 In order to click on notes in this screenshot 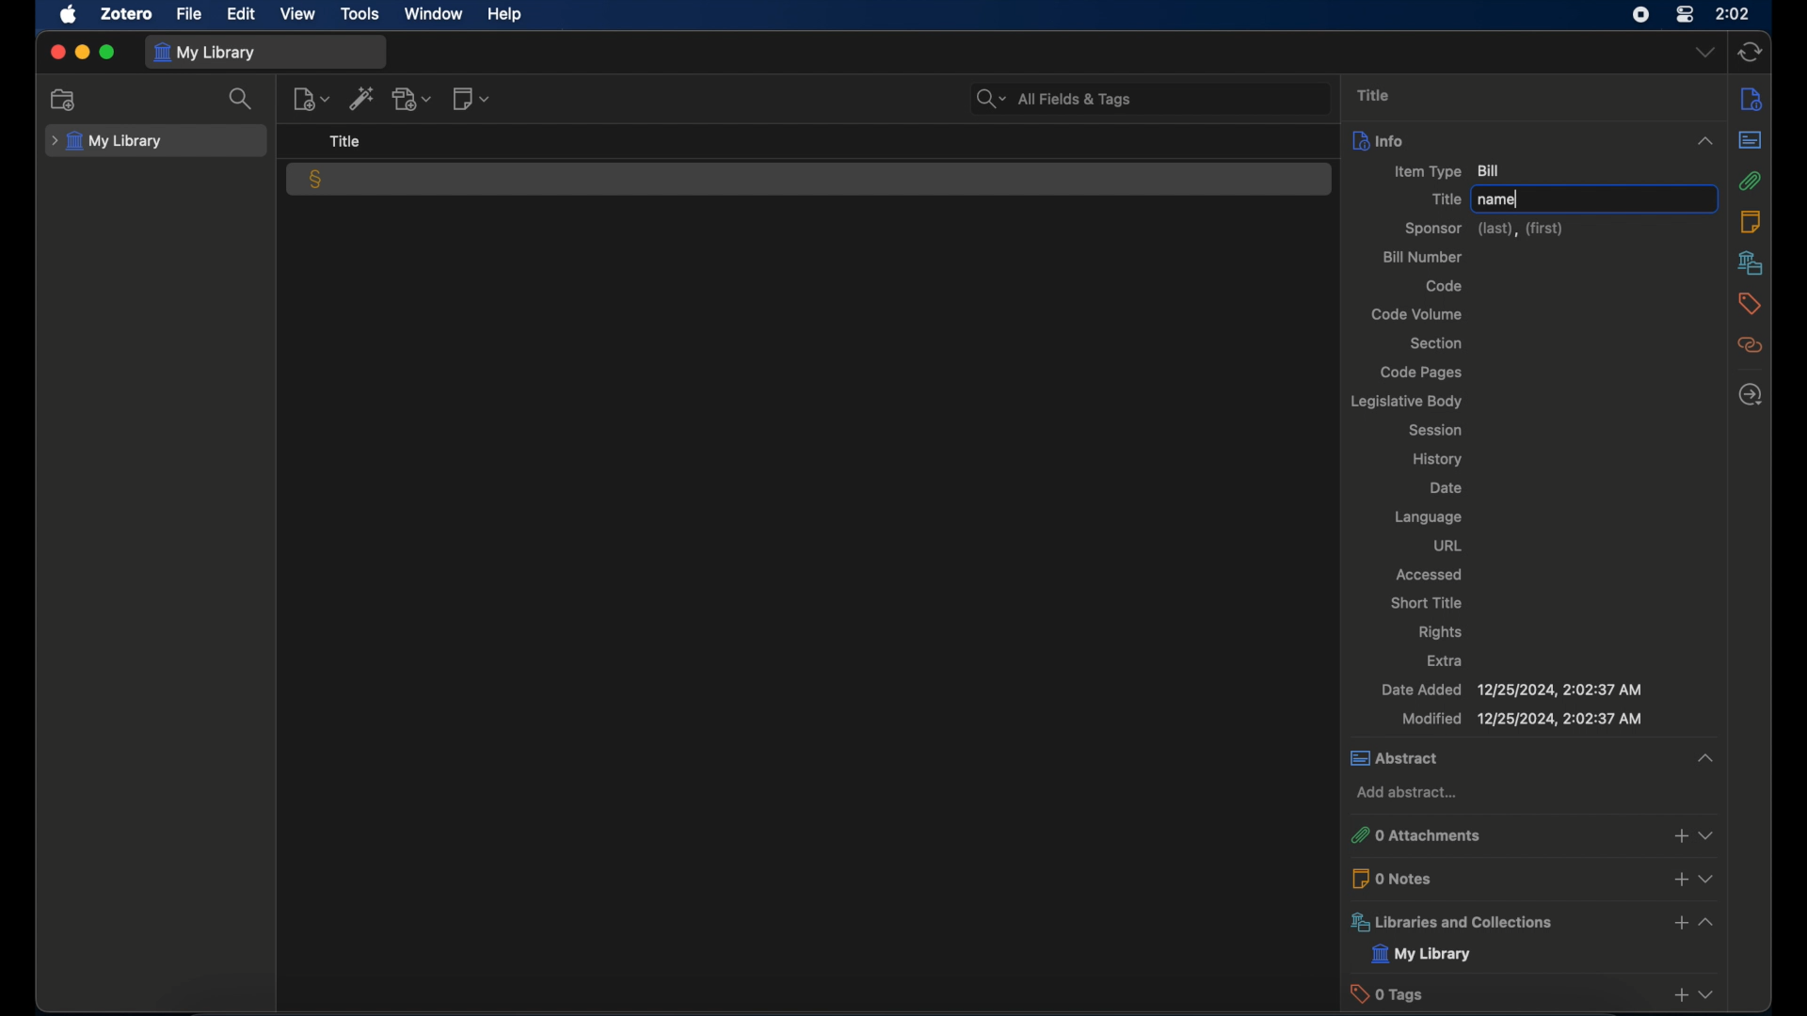, I will do `click(1750, 223)`.